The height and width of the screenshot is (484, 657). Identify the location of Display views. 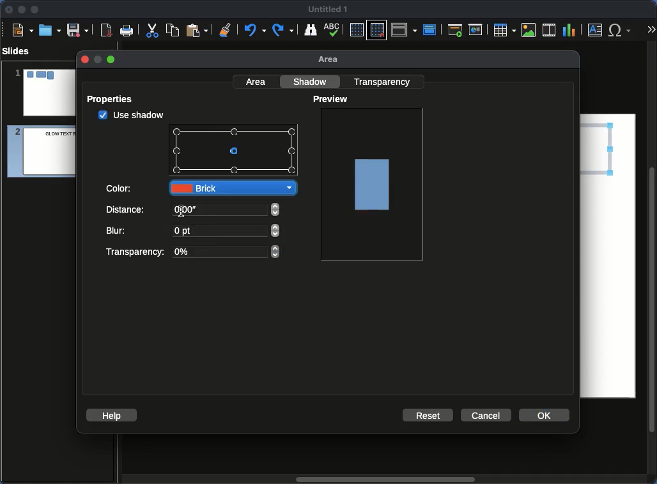
(406, 29).